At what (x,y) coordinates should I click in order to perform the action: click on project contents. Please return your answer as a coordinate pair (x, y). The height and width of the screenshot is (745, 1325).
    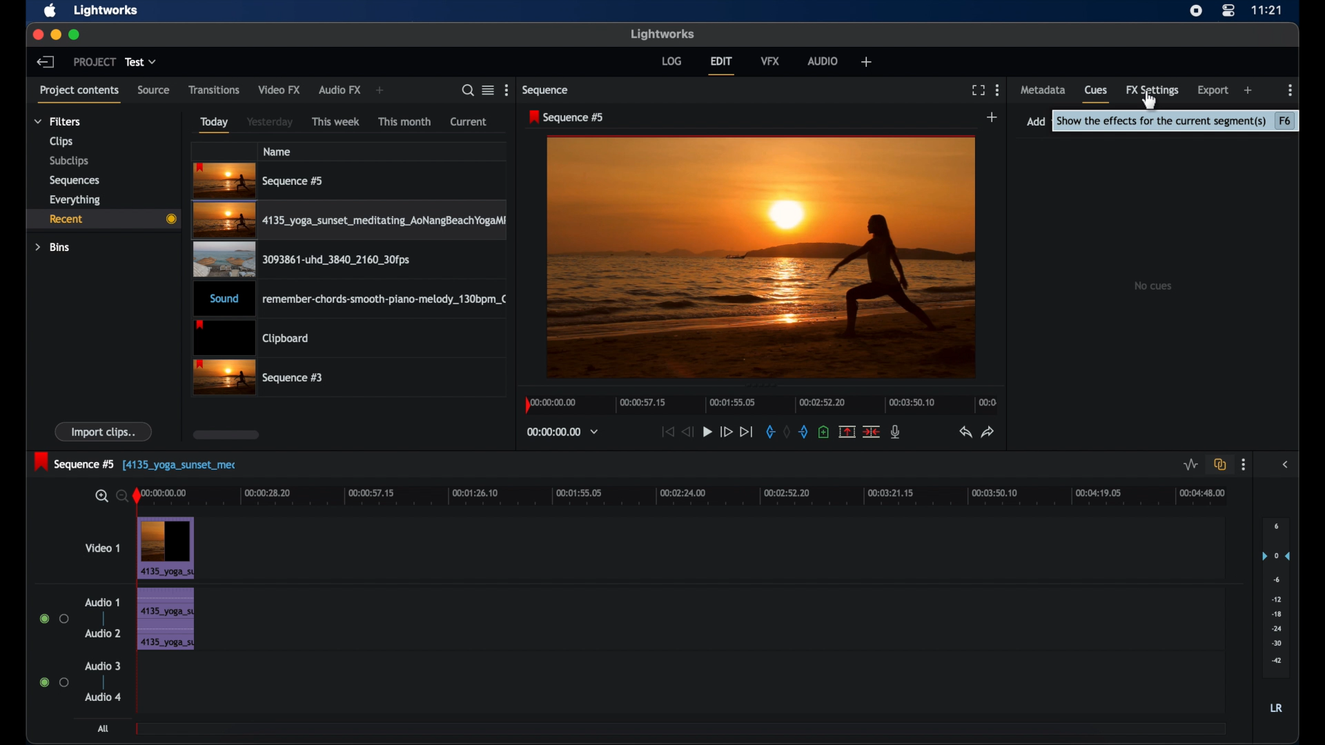
    Looking at the image, I should click on (79, 93).